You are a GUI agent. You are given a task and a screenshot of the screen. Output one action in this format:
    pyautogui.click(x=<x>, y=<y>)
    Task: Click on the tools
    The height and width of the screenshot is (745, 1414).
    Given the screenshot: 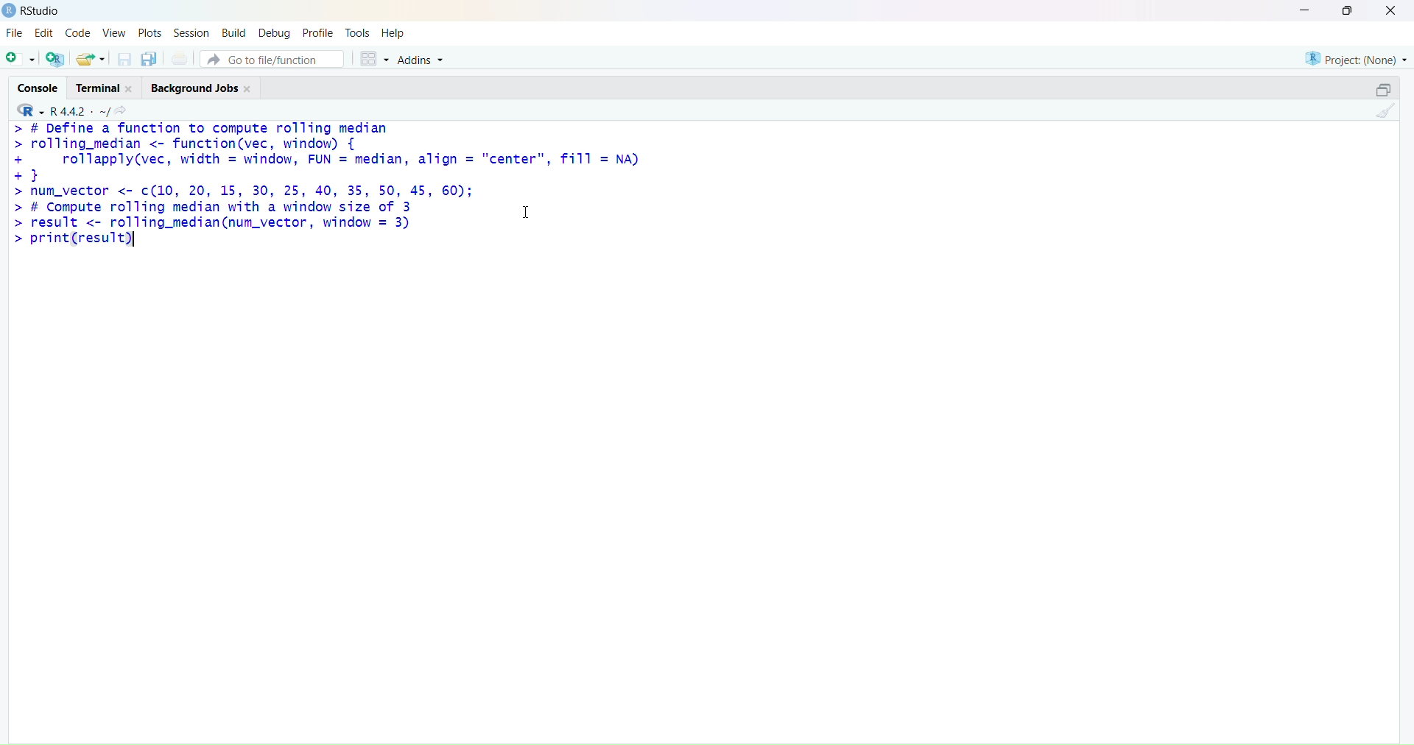 What is the action you would take?
    pyautogui.click(x=358, y=33)
    